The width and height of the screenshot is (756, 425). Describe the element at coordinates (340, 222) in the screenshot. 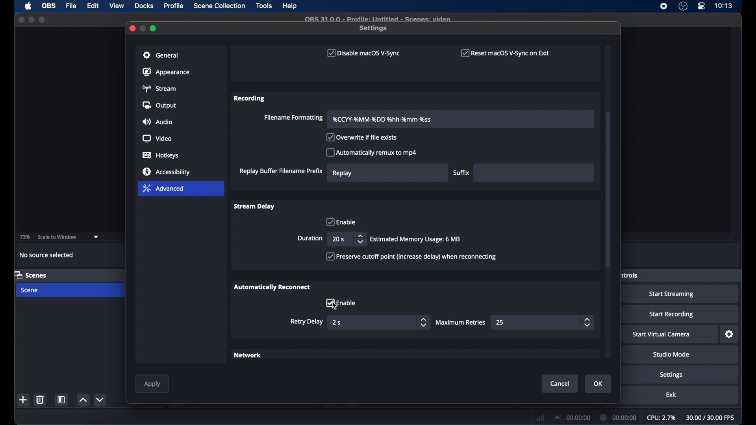

I see `enable` at that location.